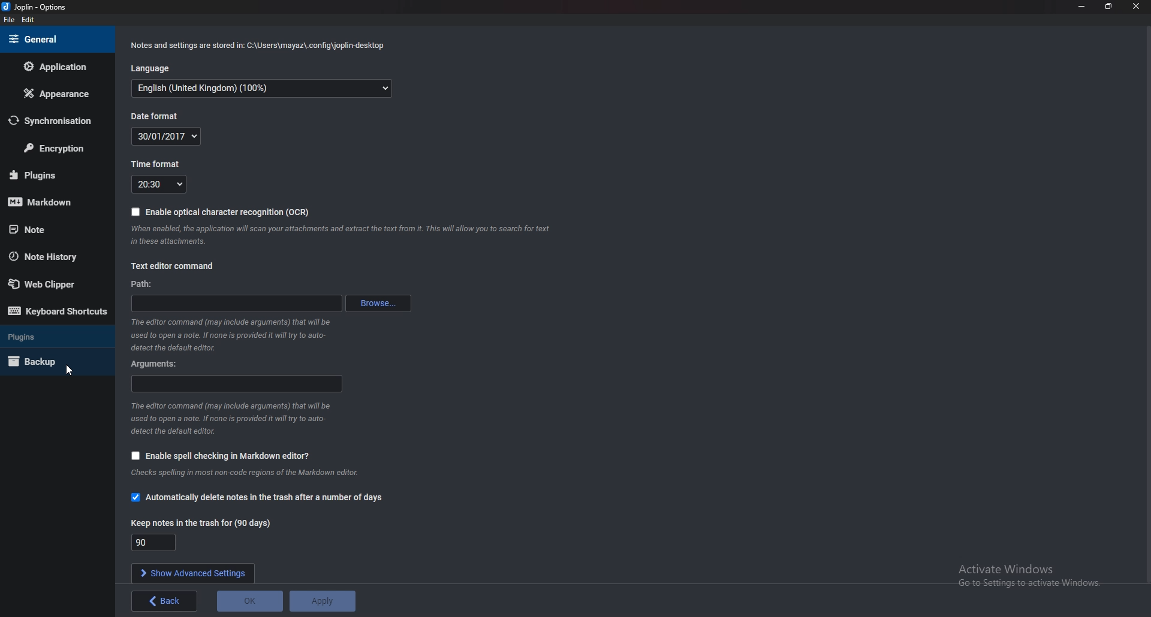 This screenshot has height=617, width=1151. Describe the element at coordinates (221, 212) in the screenshot. I see `Enable OCR` at that location.